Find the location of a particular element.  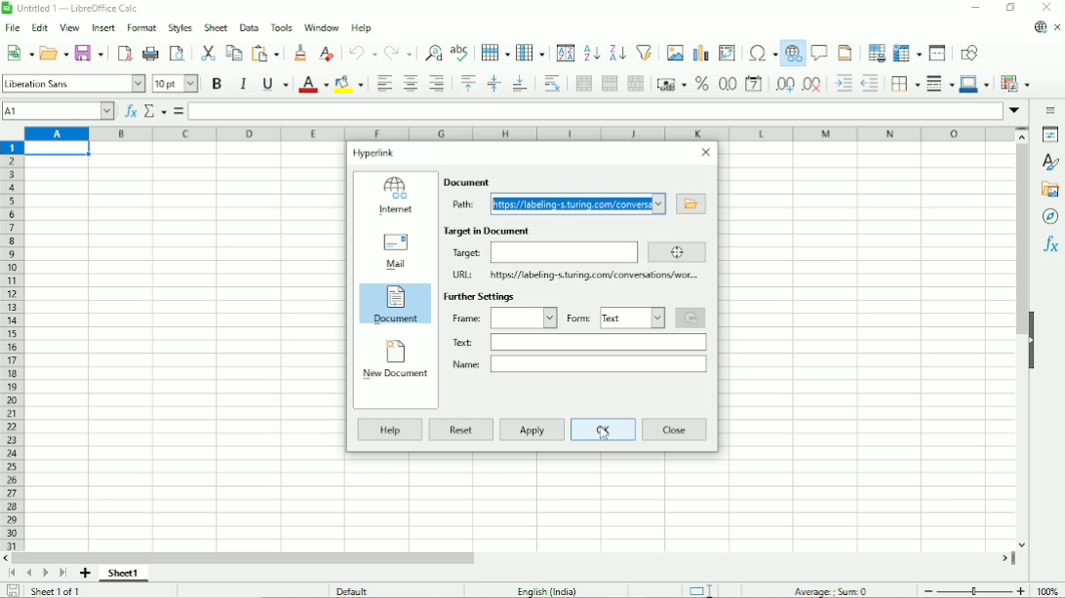

Export directly as PDF is located at coordinates (123, 52).